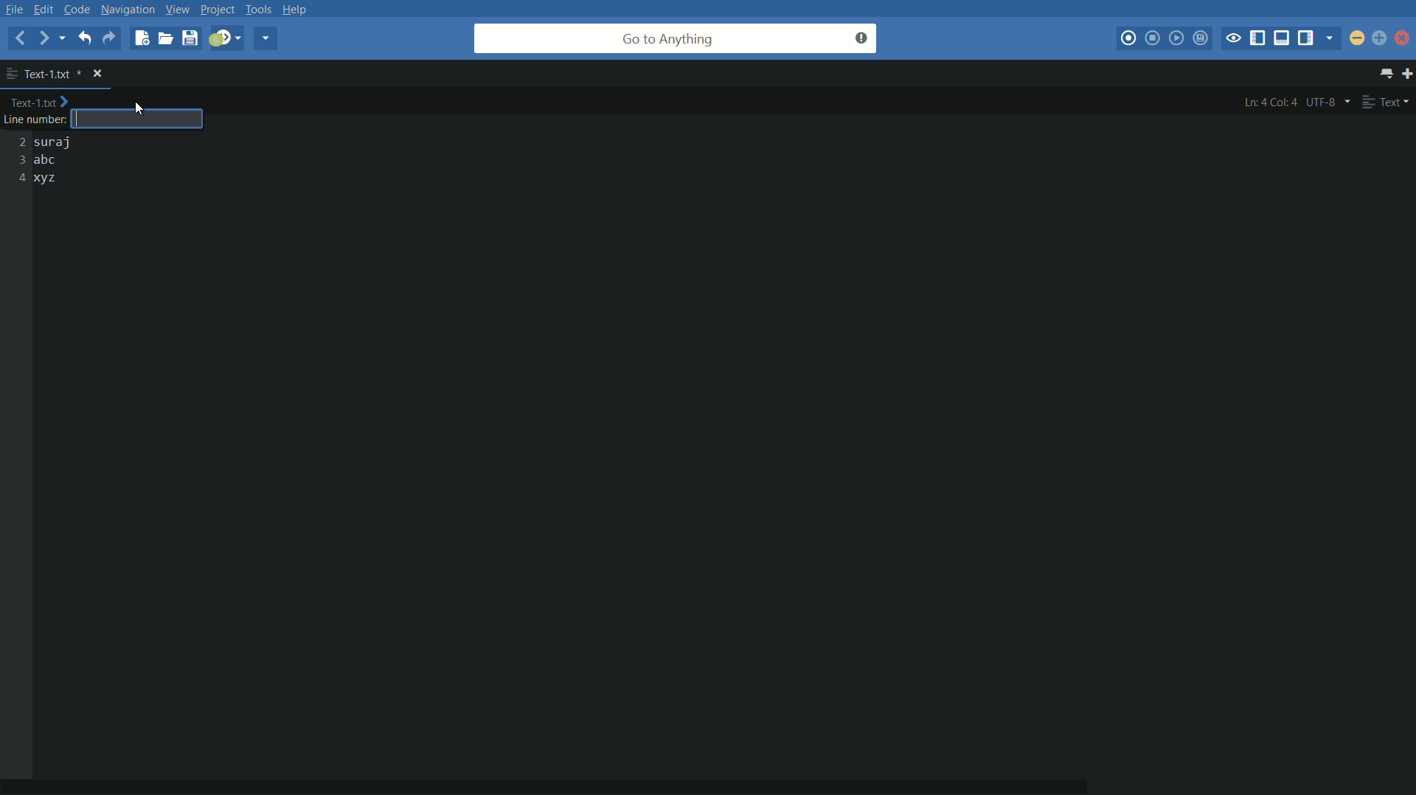  I want to click on navigation, so click(128, 9).